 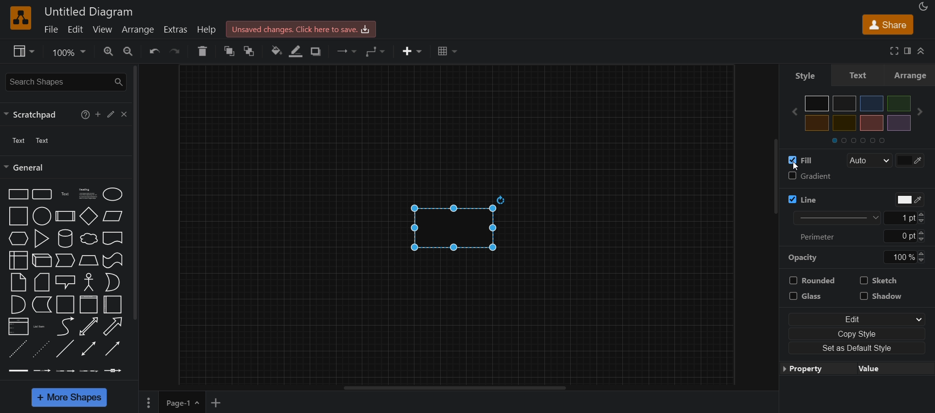 What do you see at coordinates (113, 239) in the screenshot?
I see `document` at bounding box center [113, 239].